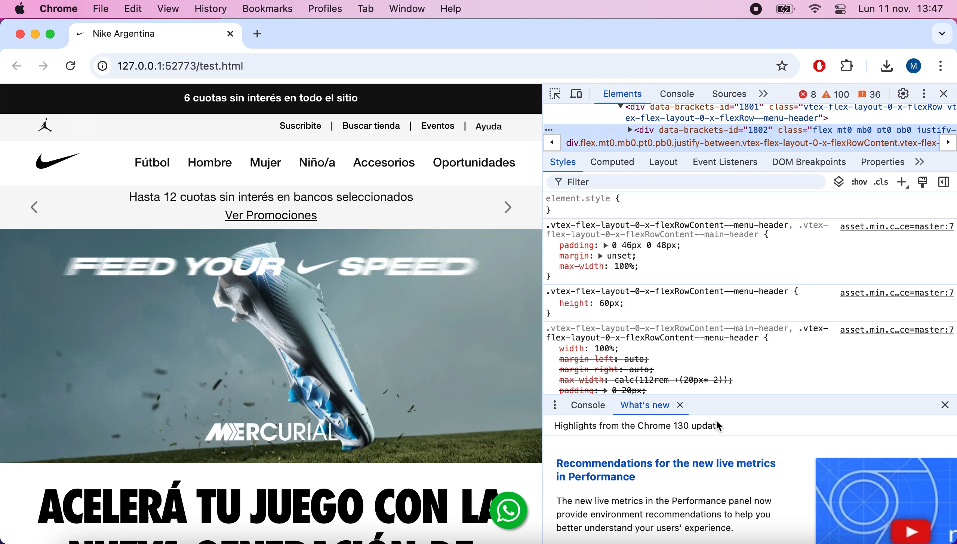 This screenshot has height=544, width=957. I want to click on new style rules, so click(902, 181).